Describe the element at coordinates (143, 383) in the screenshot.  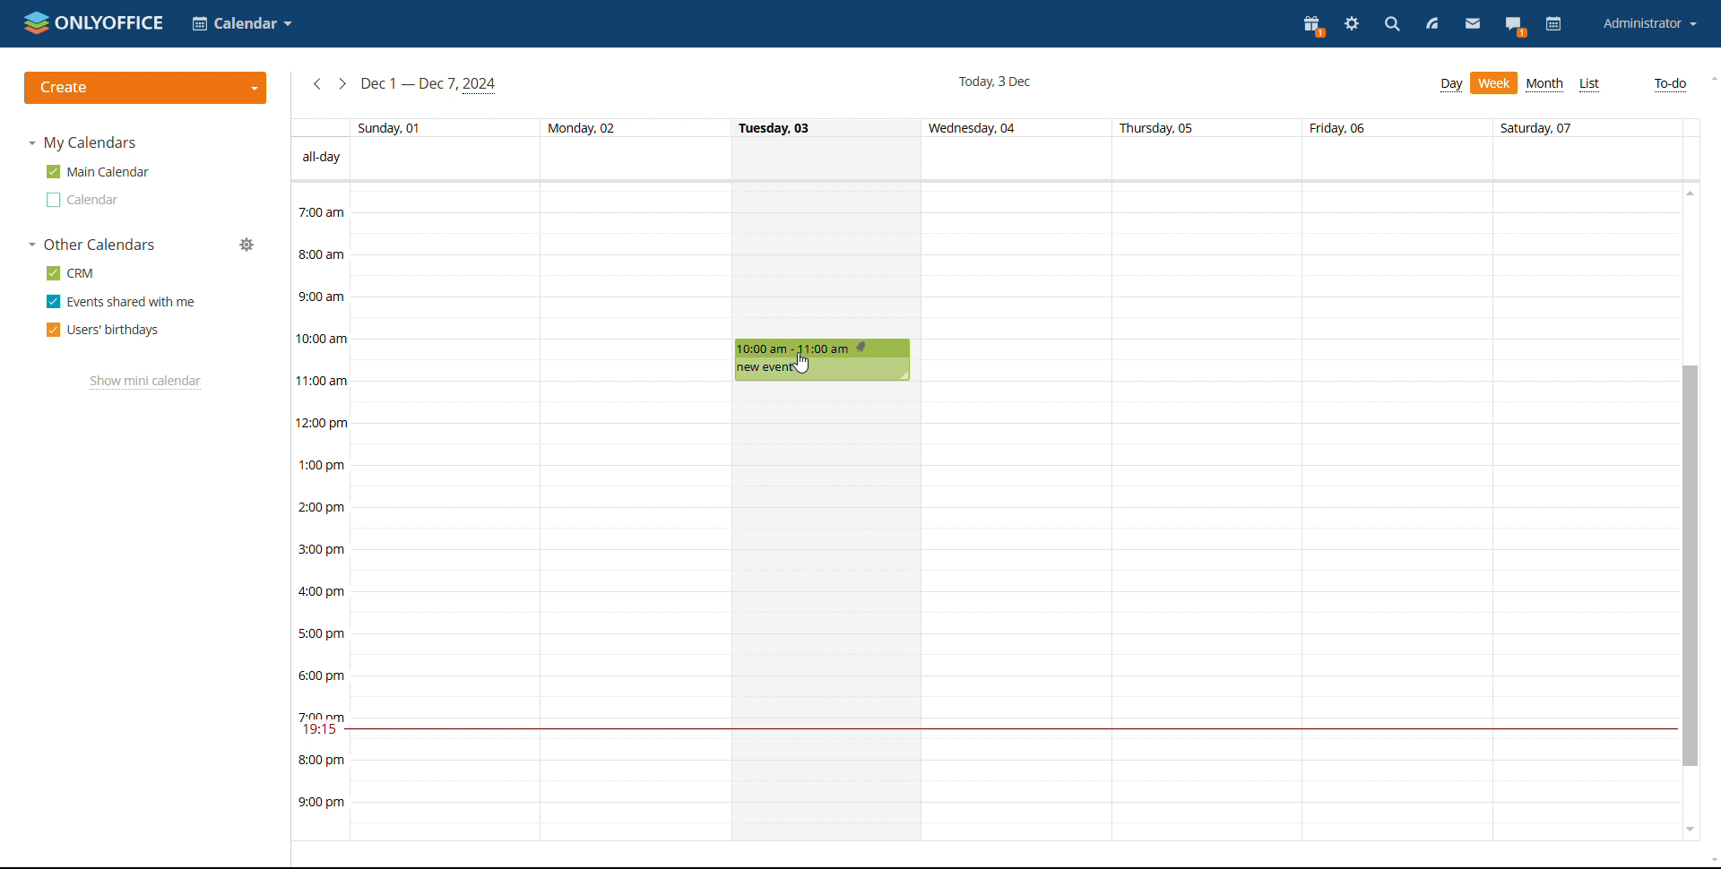
I see `Show mini calendar` at that location.